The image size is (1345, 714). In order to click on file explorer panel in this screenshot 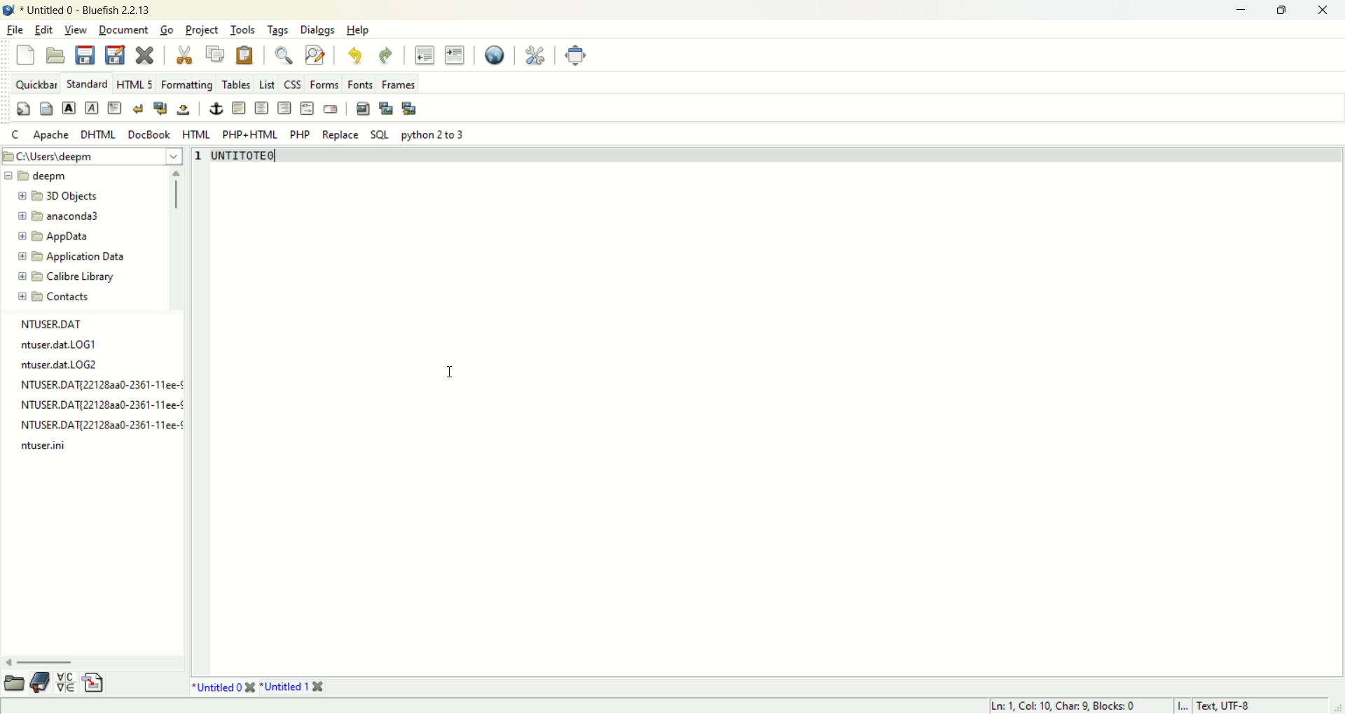, I will do `click(96, 384)`.